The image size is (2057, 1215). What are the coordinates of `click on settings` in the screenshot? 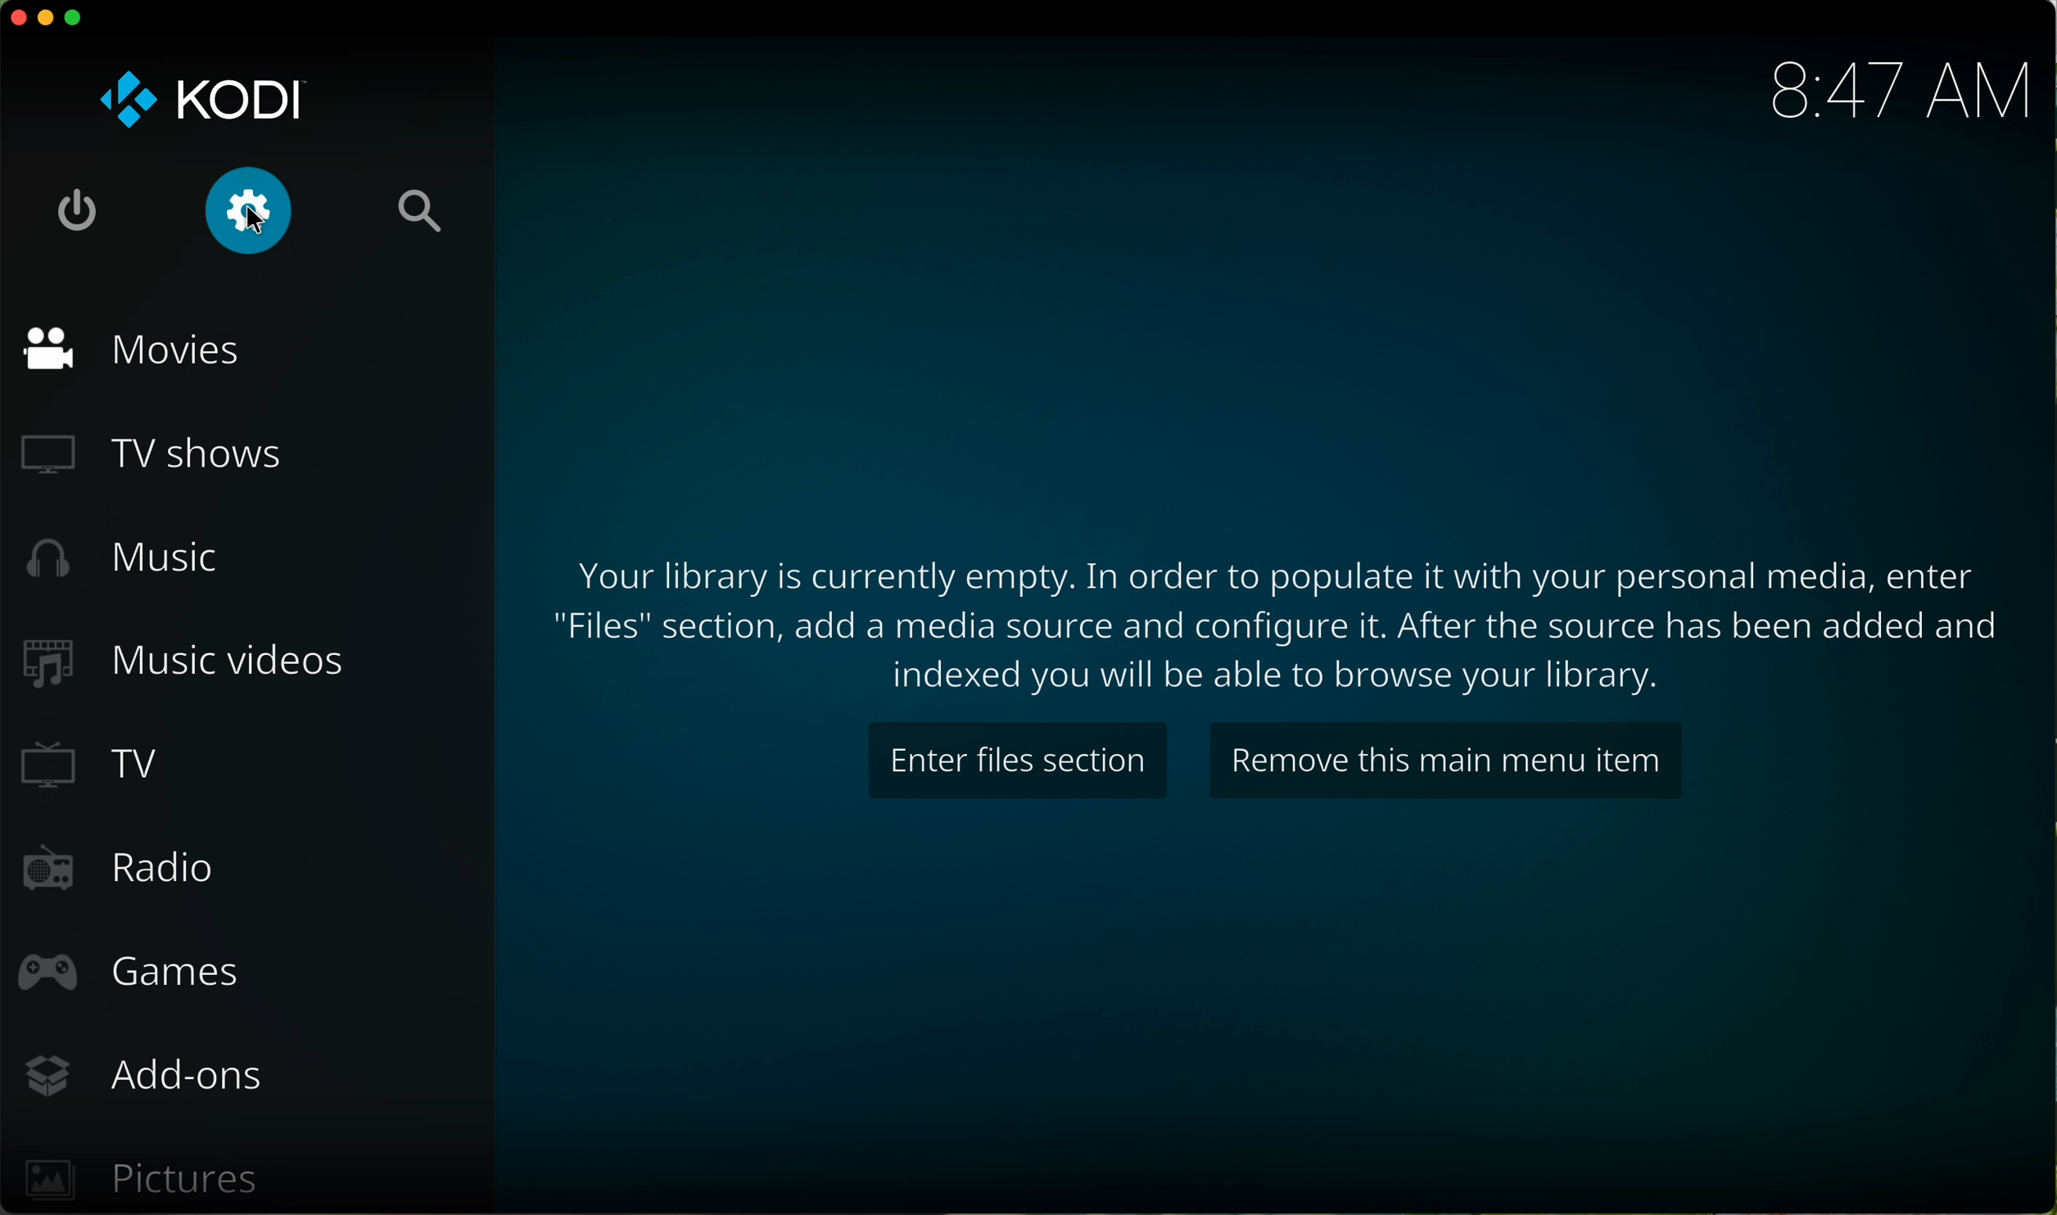 It's located at (246, 209).